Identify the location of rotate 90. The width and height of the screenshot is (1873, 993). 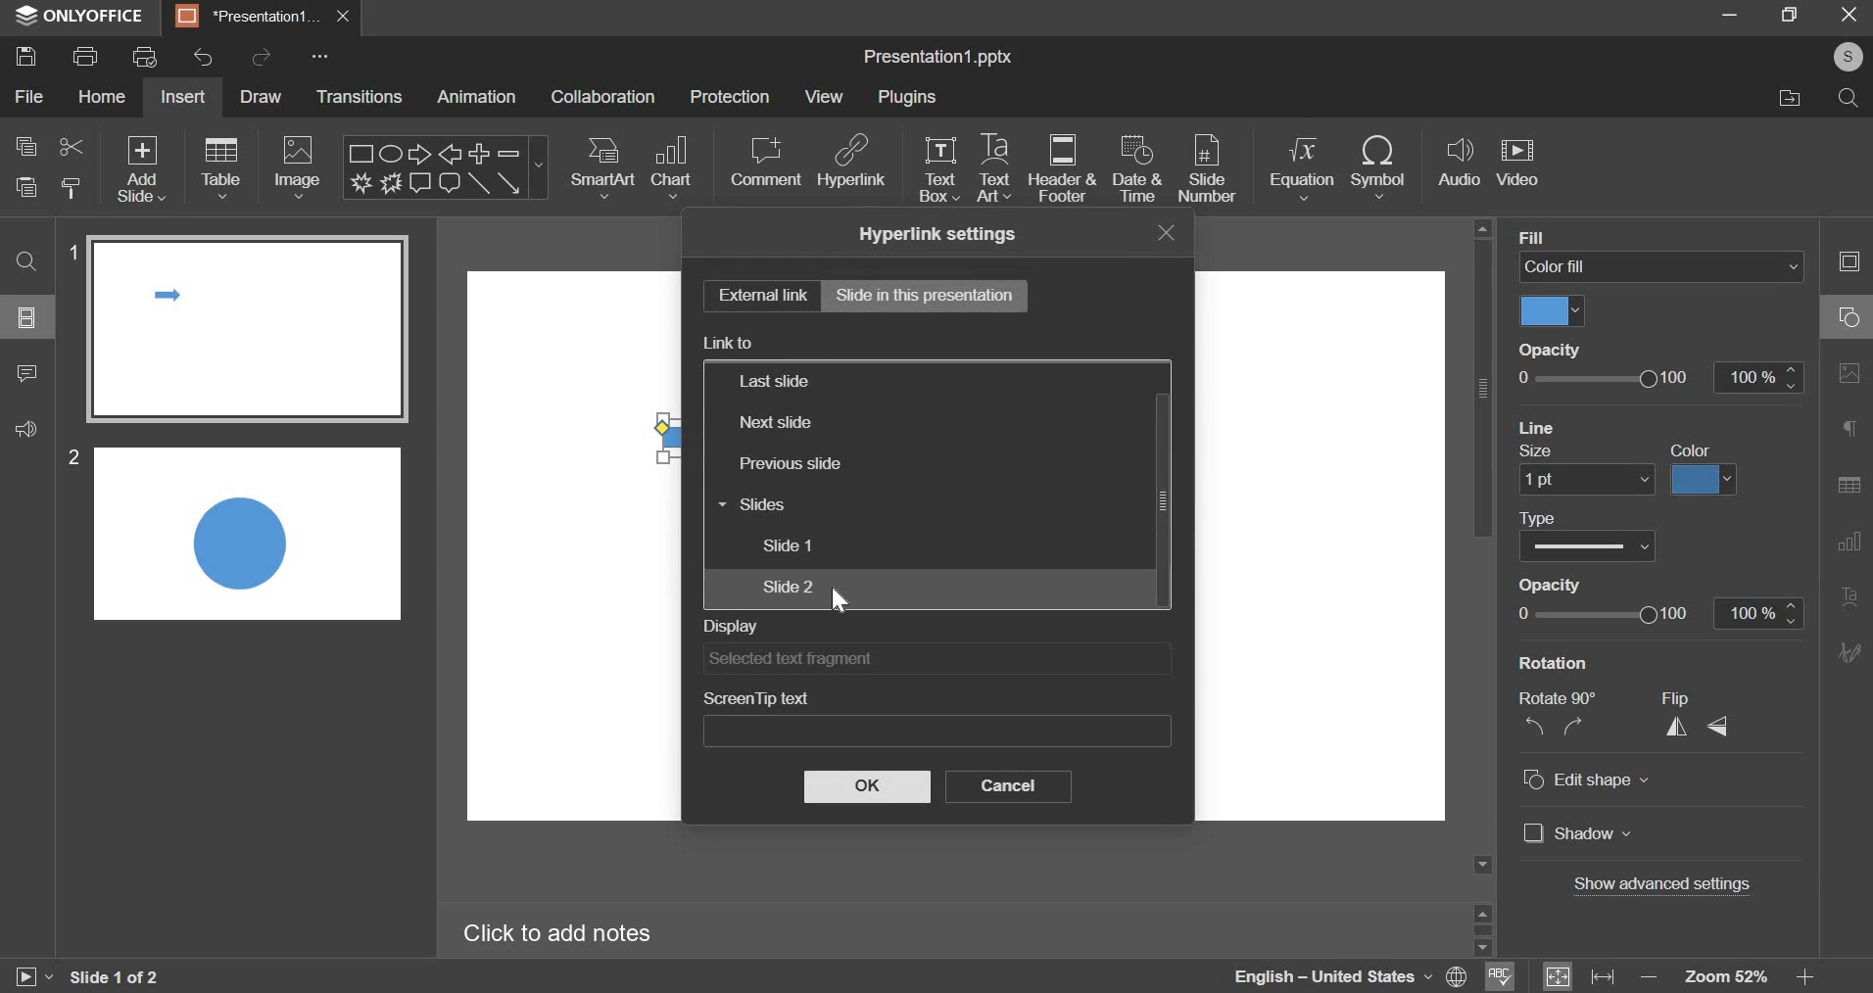
(1558, 697).